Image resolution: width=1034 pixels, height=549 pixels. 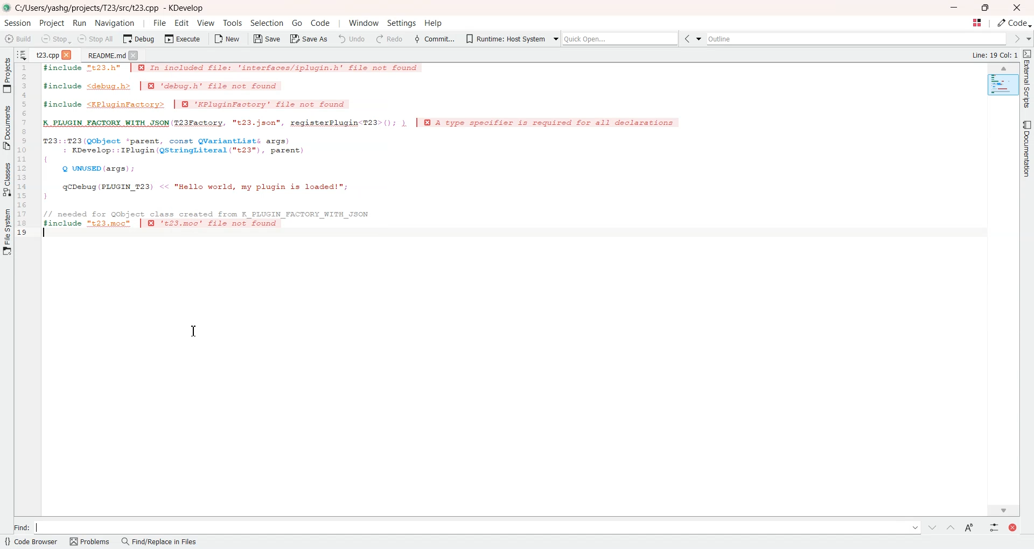 What do you see at coordinates (193, 330) in the screenshot?
I see `Text Cursor` at bounding box center [193, 330].